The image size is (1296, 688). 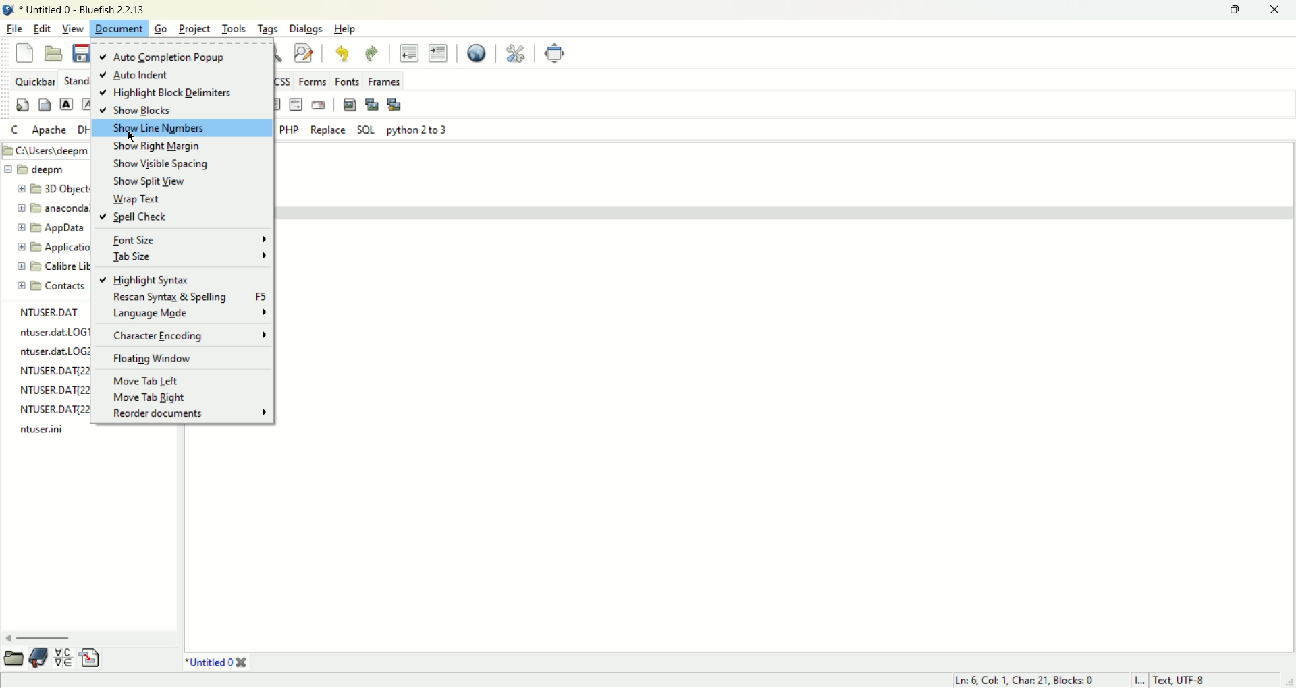 What do you see at coordinates (45, 150) in the screenshot?
I see `Folder path` at bounding box center [45, 150].